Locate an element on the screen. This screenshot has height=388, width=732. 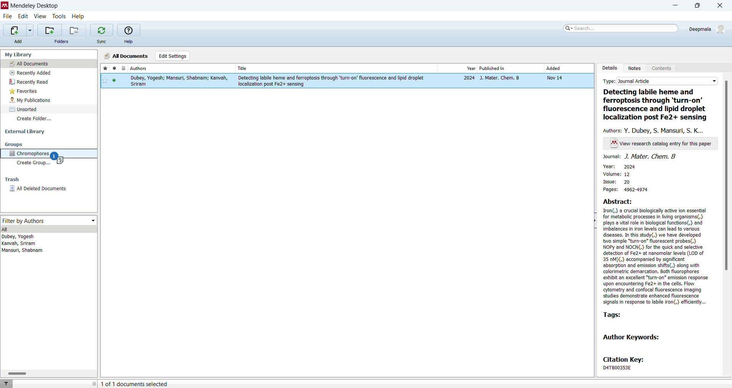
search is located at coordinates (621, 27).